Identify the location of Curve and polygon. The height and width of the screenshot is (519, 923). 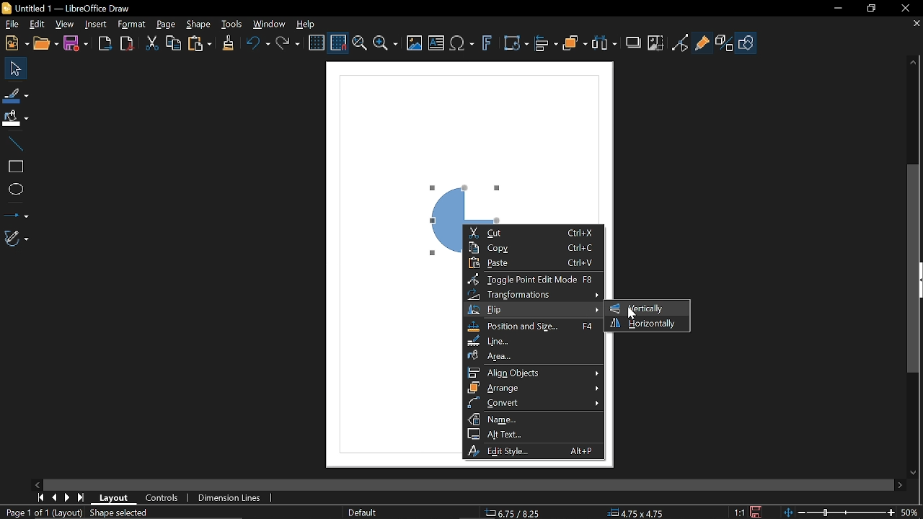
(17, 239).